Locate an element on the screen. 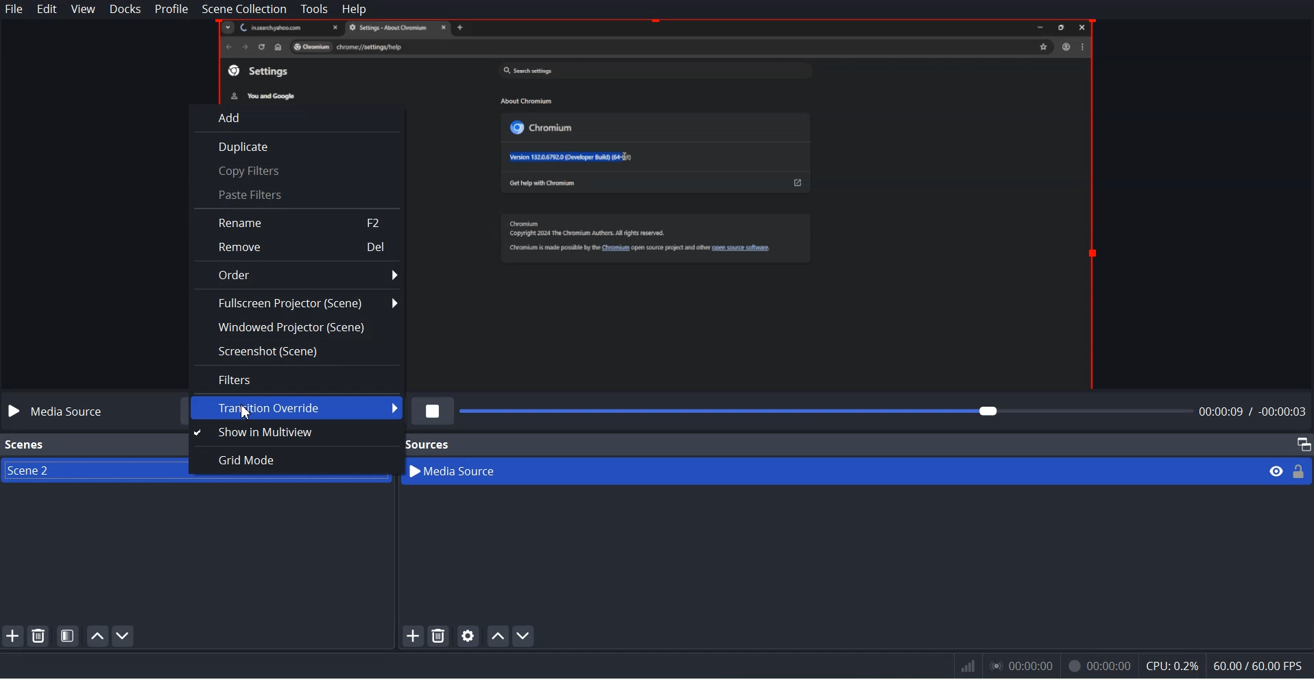 The image size is (1314, 679). File is located at coordinates (14, 9).